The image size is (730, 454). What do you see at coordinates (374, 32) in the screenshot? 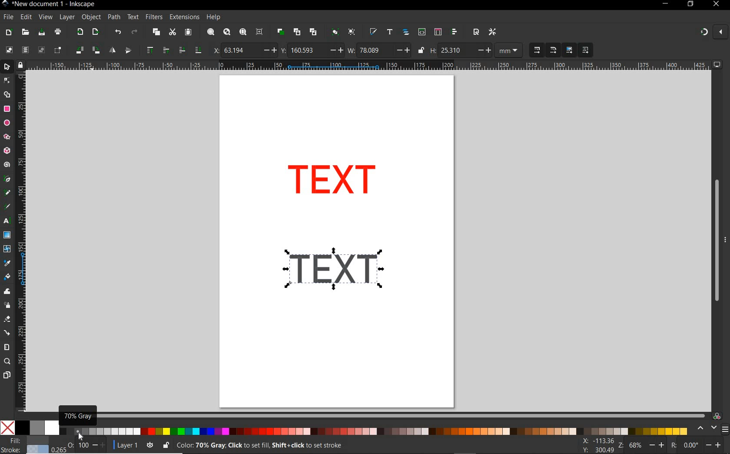
I see `open fill and stroke` at bounding box center [374, 32].